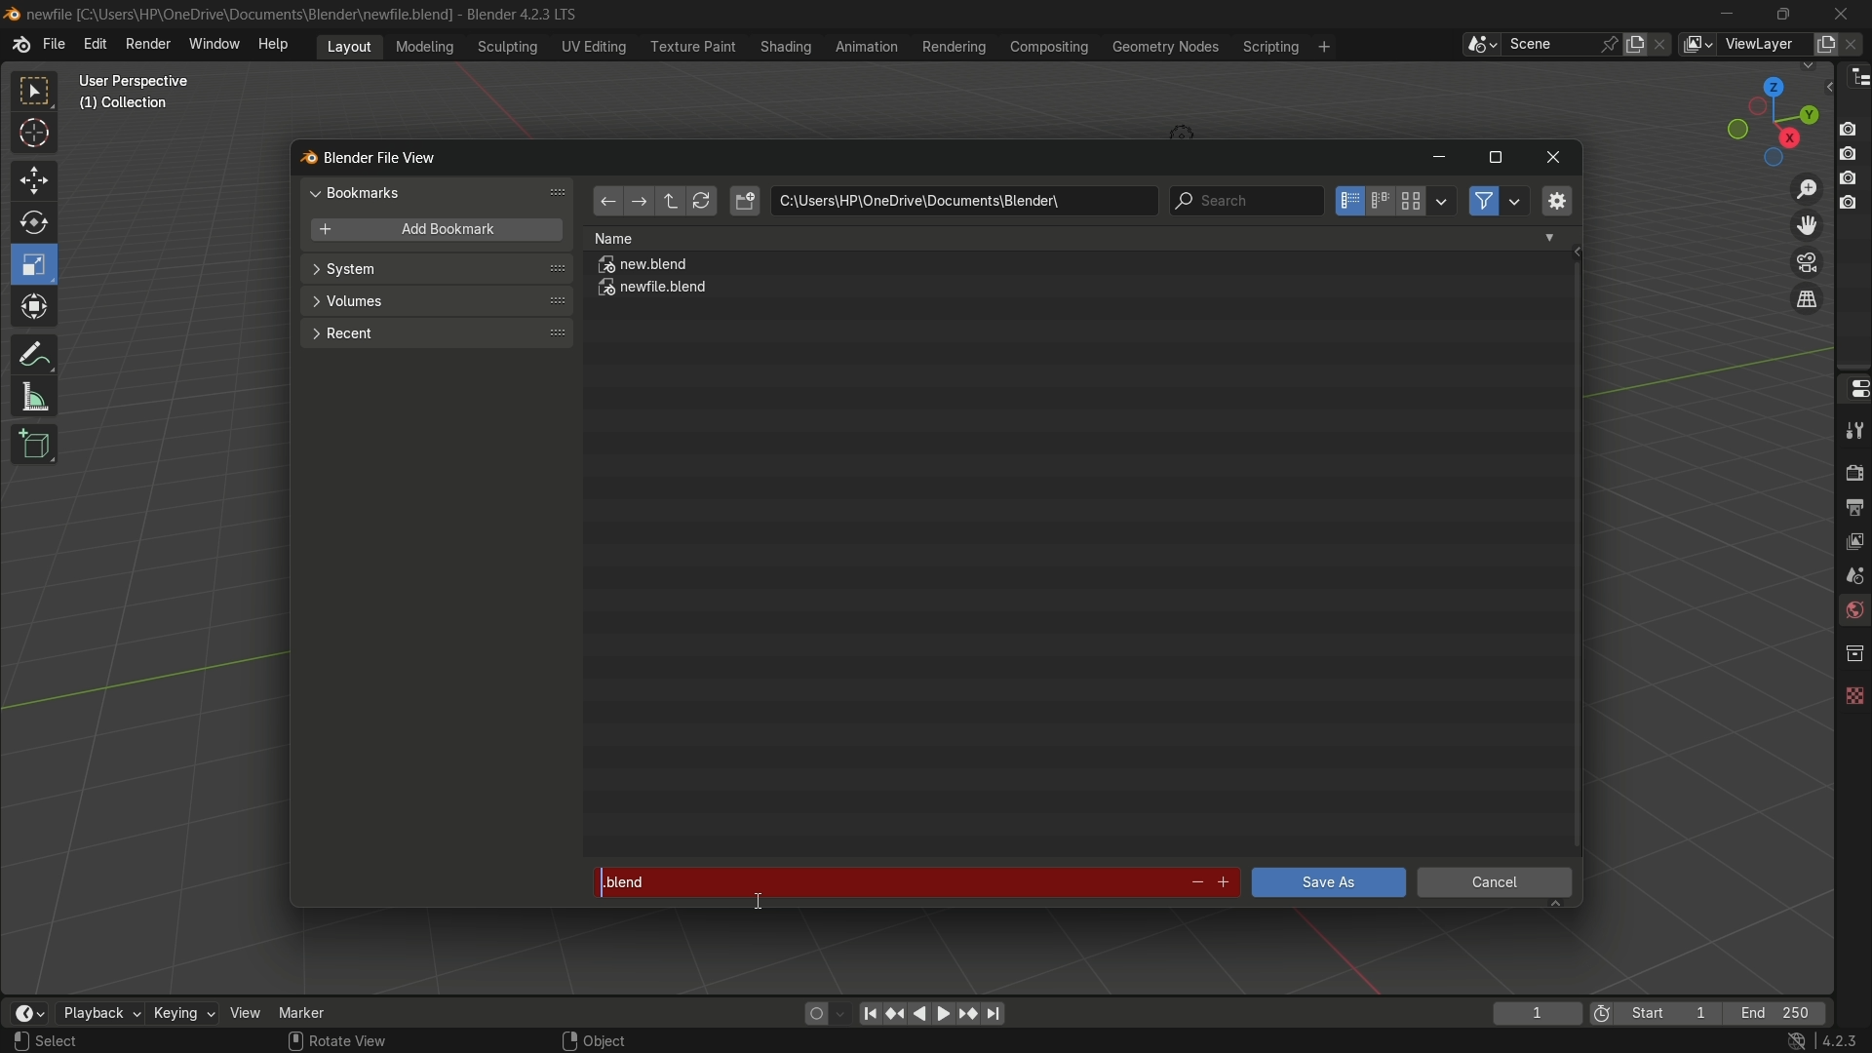  I want to click on outliner, so click(1854, 76).